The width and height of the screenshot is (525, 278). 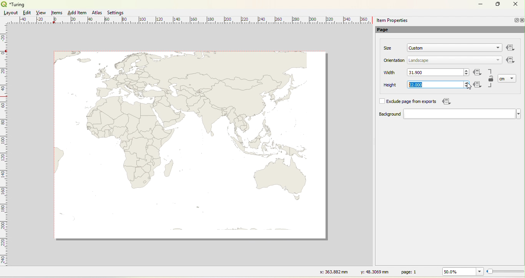 I want to click on dropdown, so click(x=496, y=48).